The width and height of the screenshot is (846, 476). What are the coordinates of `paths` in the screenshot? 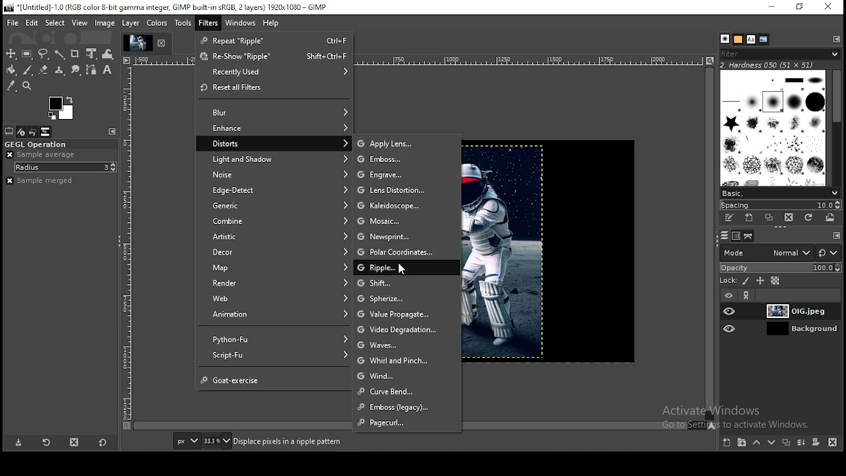 It's located at (748, 236).